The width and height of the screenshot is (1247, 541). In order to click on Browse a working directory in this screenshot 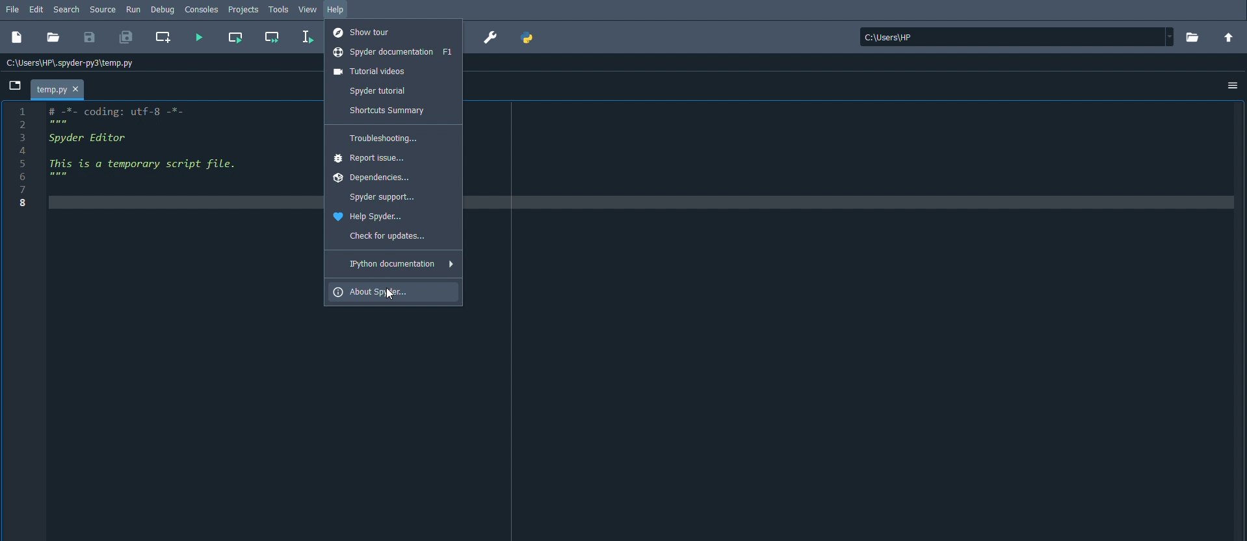, I will do `click(1193, 36)`.